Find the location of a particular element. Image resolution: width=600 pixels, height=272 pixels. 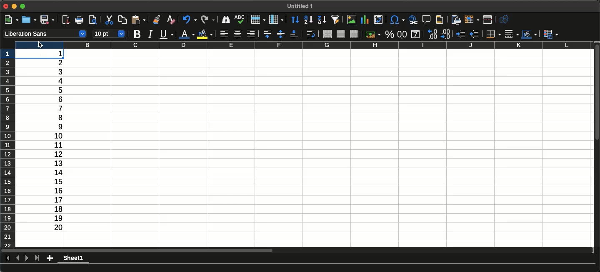

Close is located at coordinates (7, 7).